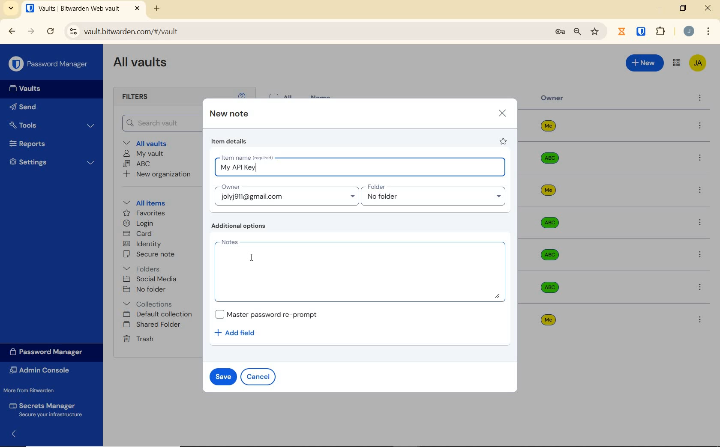 The height and width of the screenshot is (447, 720). Describe the element at coordinates (51, 32) in the screenshot. I see `RELOAD` at that location.